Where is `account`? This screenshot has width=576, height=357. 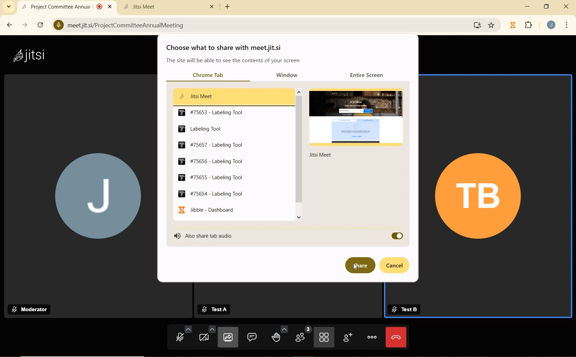
account is located at coordinates (552, 25).